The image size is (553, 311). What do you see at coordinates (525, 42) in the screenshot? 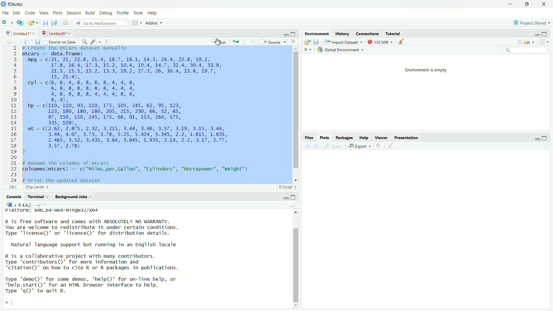
I see `List =` at bounding box center [525, 42].